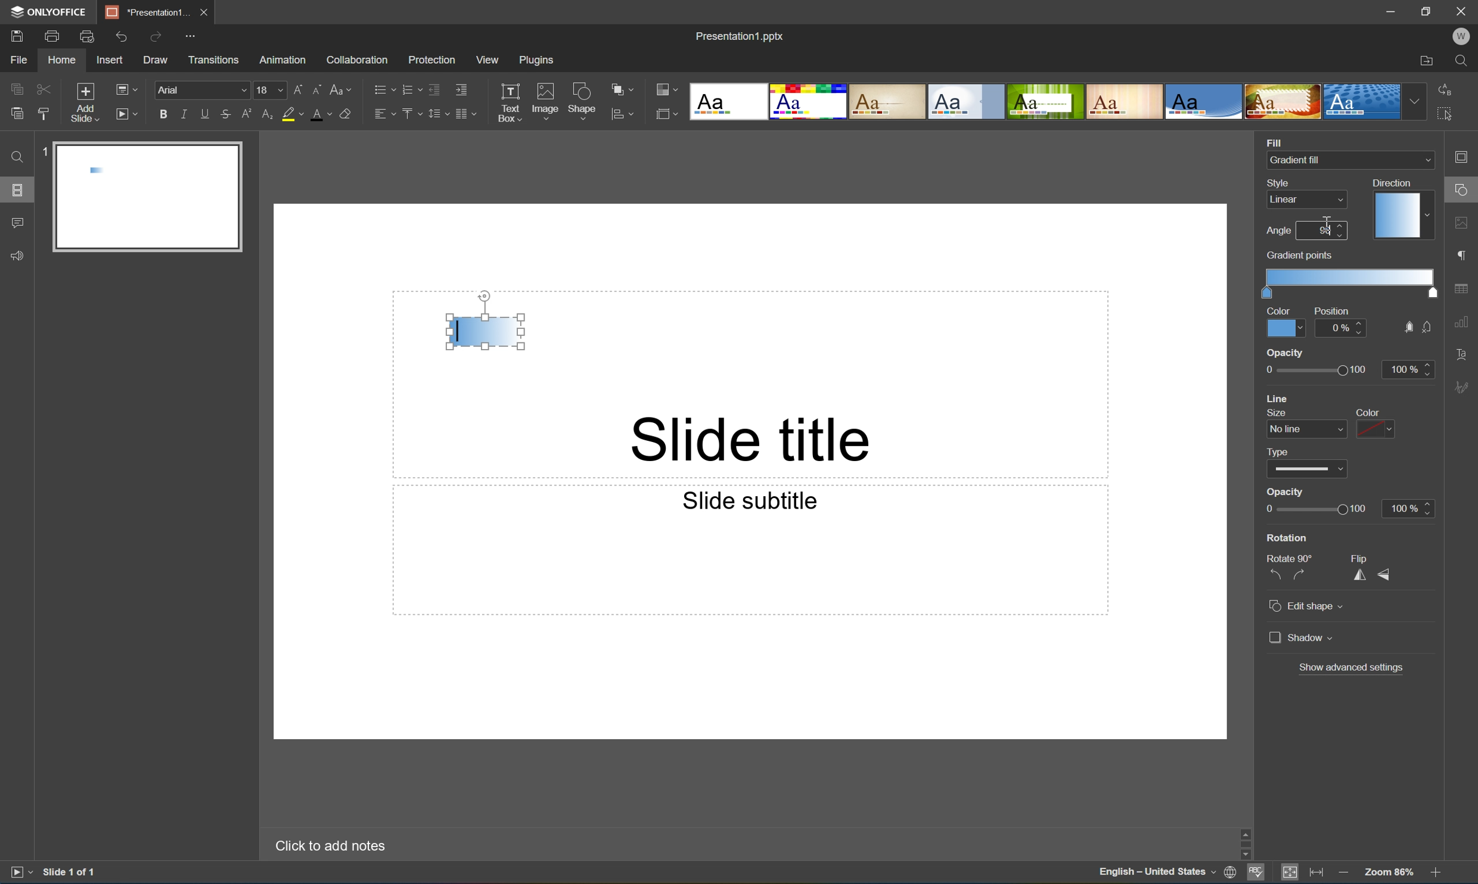 The height and width of the screenshot is (884, 1478). What do you see at coordinates (1256, 874) in the screenshot?
I see `Spell checking` at bounding box center [1256, 874].